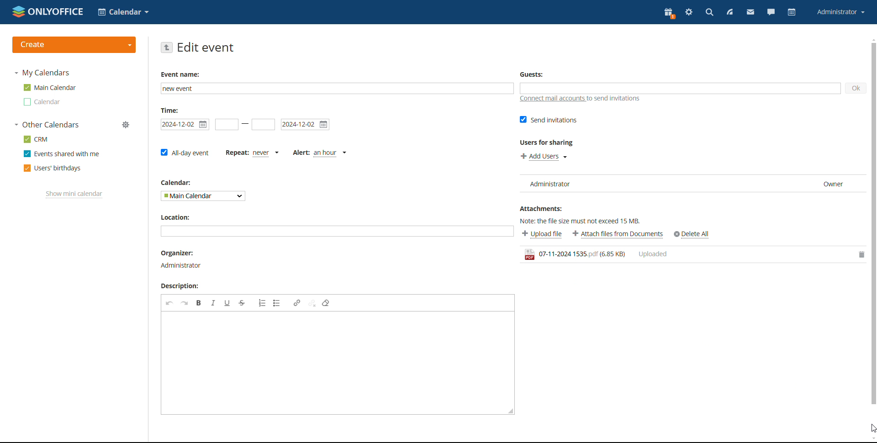 This screenshot has width=877, height=443. I want to click on end date, so click(305, 125).